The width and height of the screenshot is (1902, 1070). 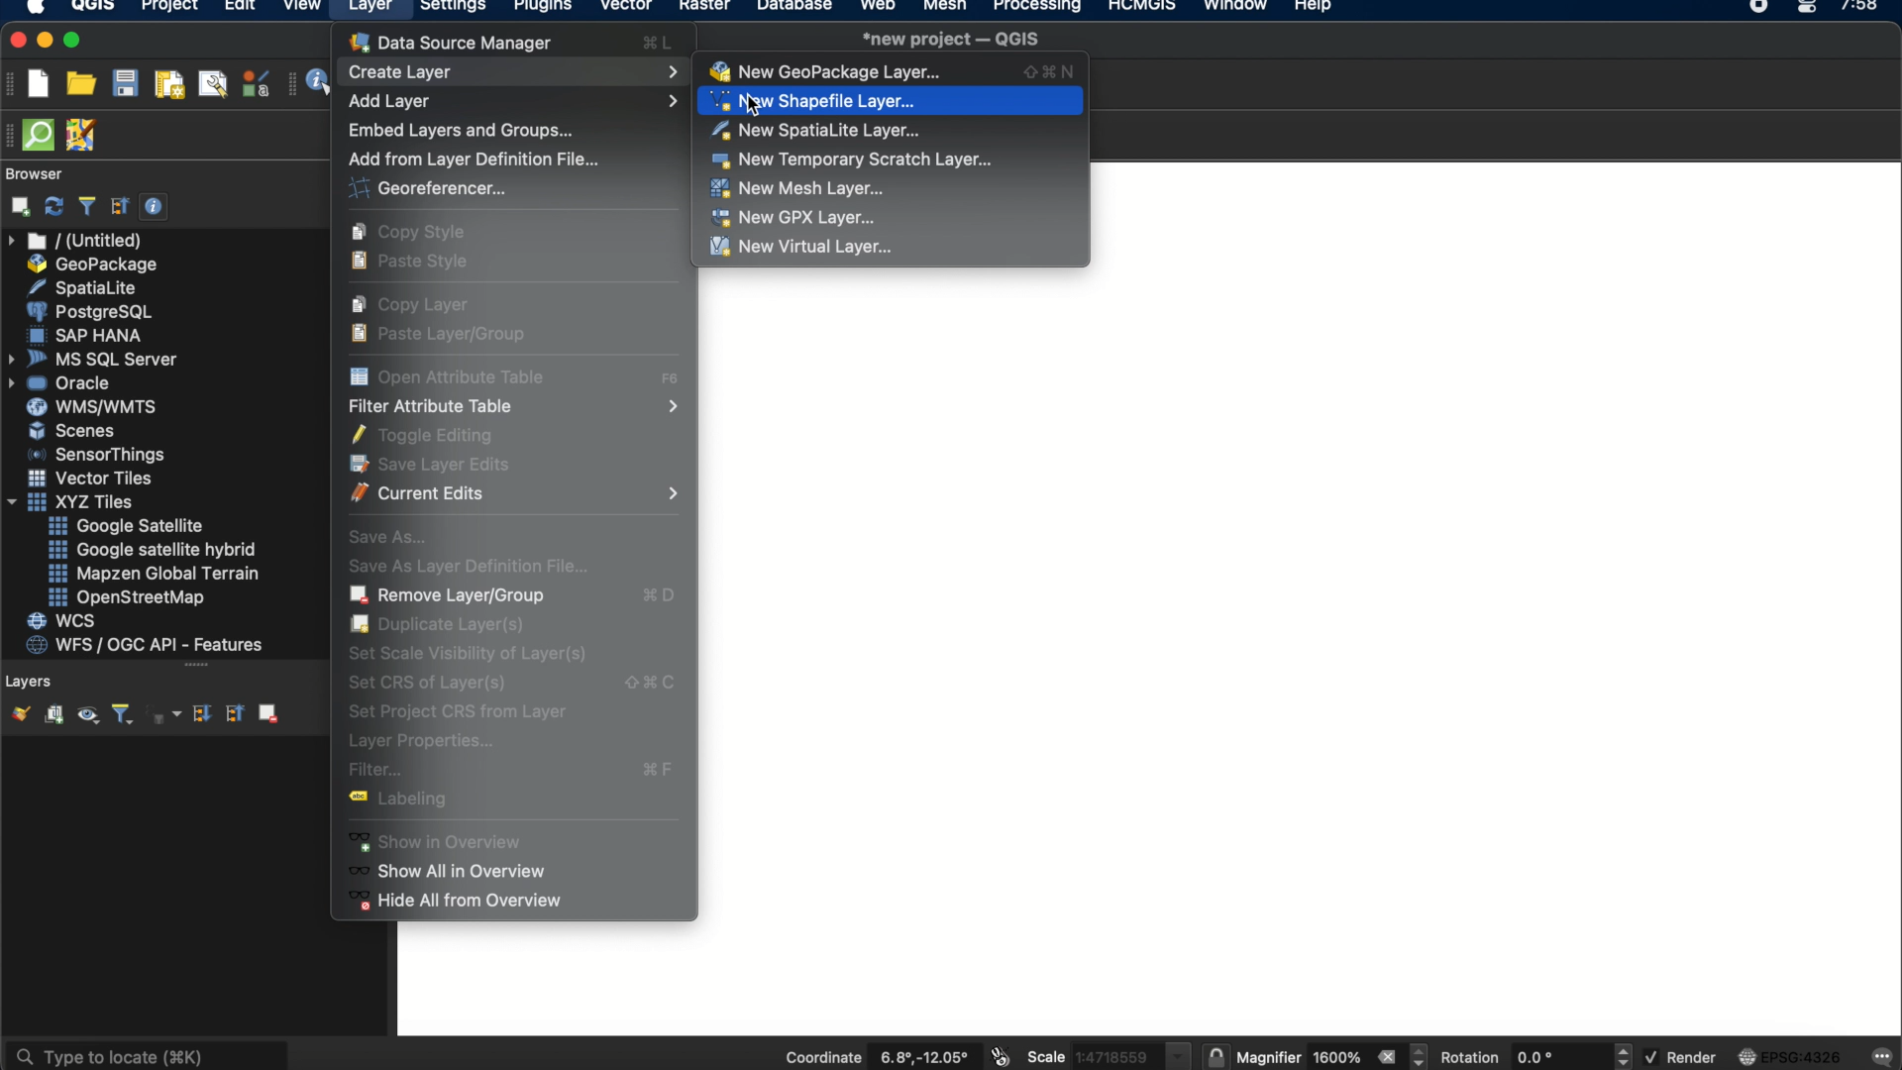 I want to click on workspace, so click(x=1496, y=219).